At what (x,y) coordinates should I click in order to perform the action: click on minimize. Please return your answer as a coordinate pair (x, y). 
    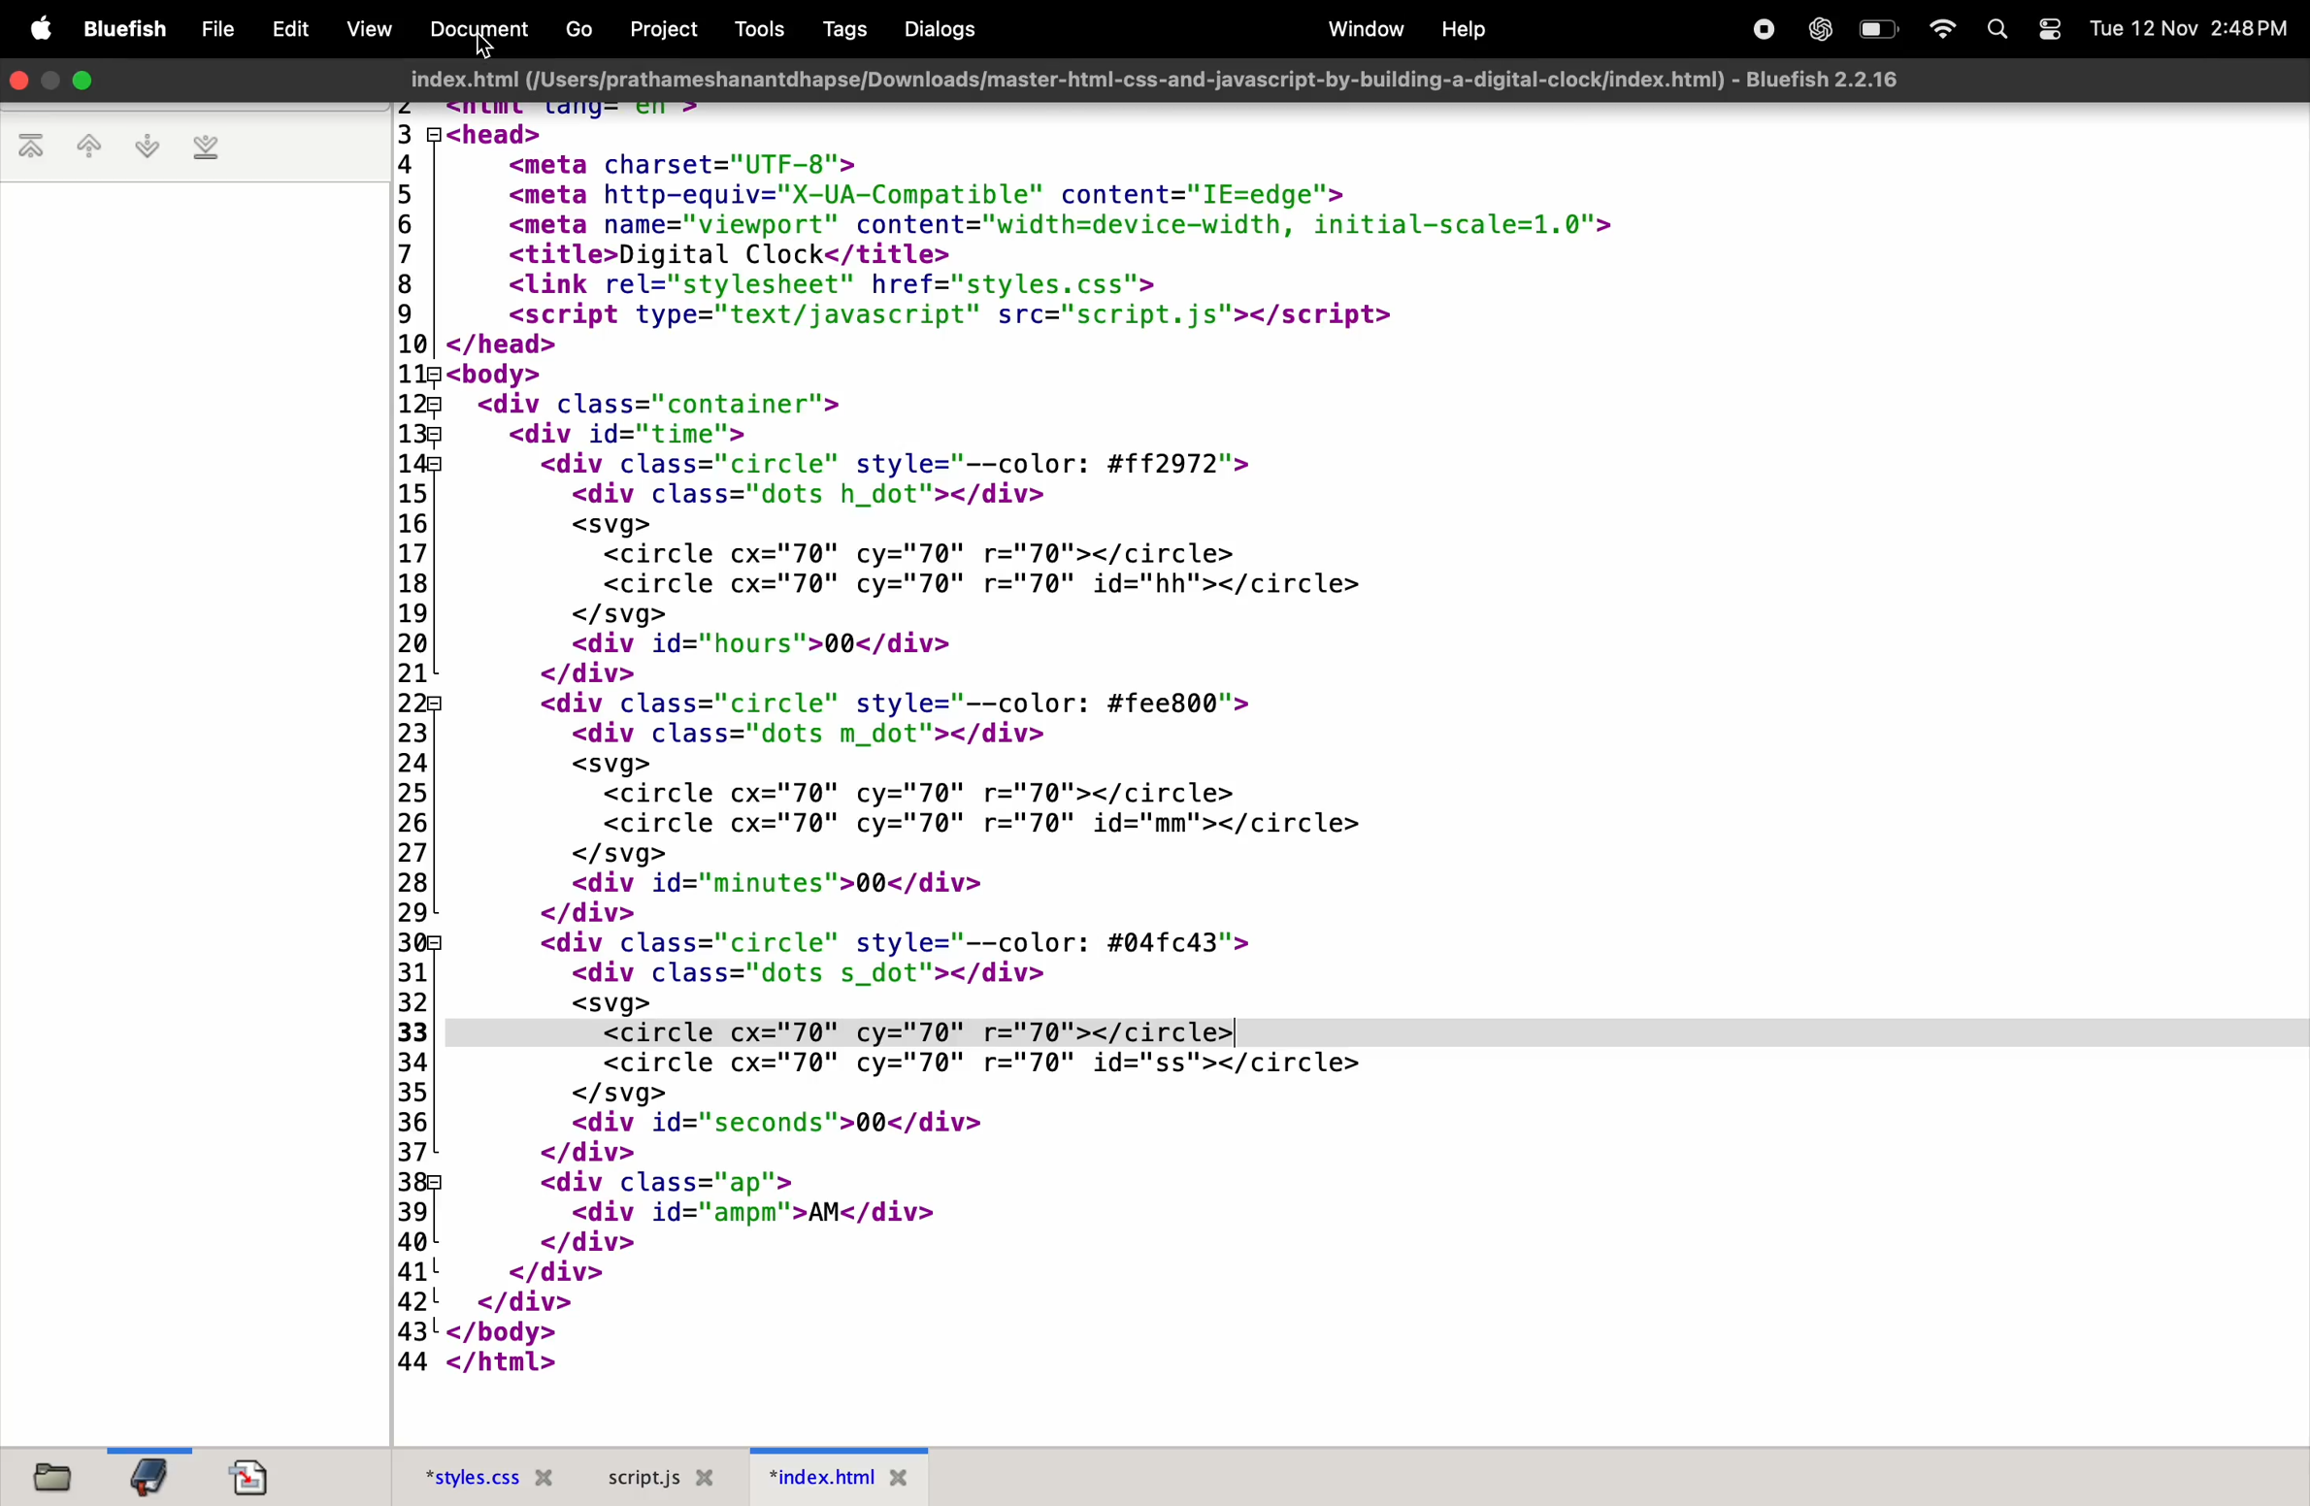
    Looking at the image, I should click on (84, 79).